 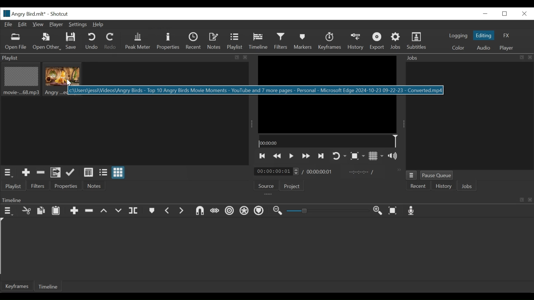 I want to click on Properties, so click(x=65, y=186).